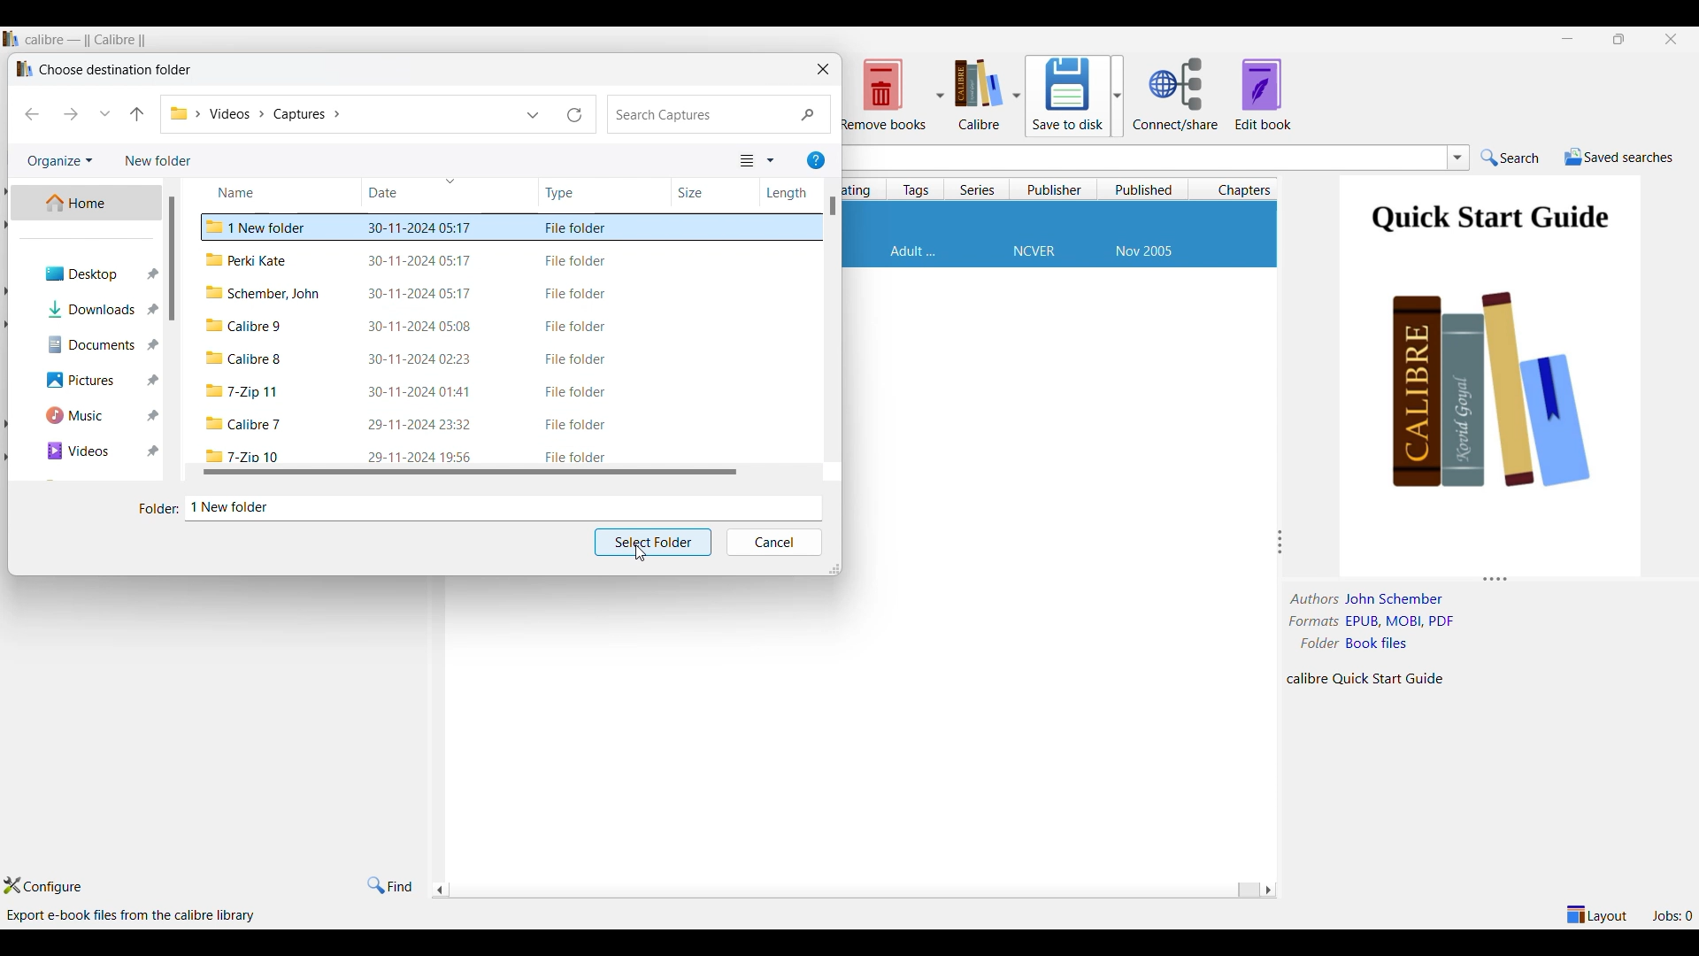  What do you see at coordinates (1267, 890) in the screenshot?
I see `scroll left` at bounding box center [1267, 890].